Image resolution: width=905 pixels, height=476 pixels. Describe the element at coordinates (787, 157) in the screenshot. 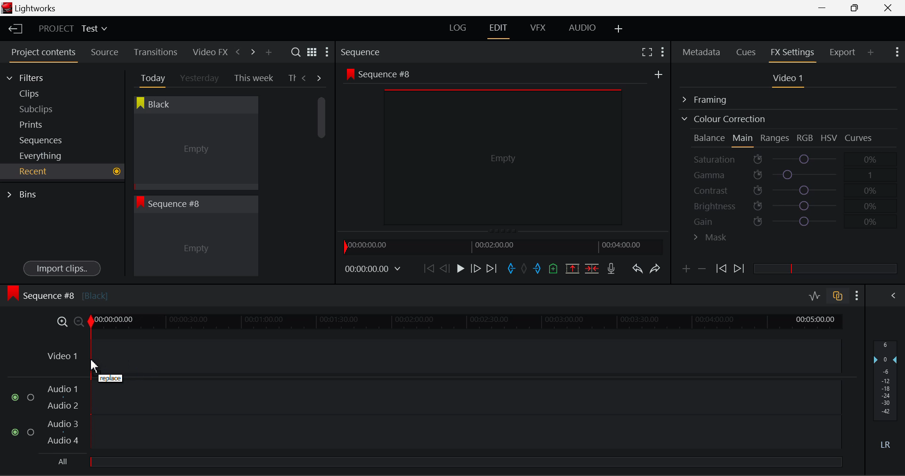

I see `Saturation` at that location.